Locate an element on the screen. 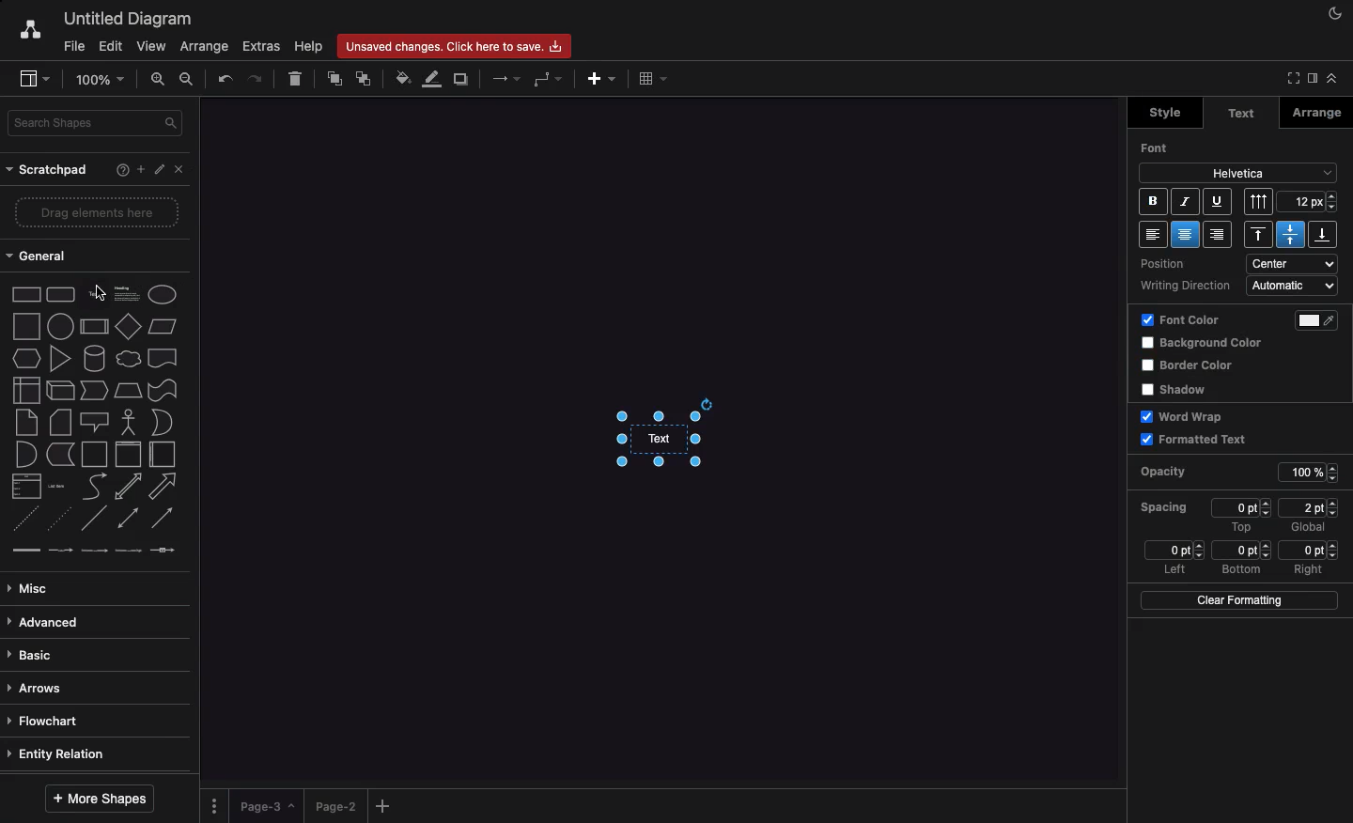 The height and width of the screenshot is (823, 1353). process is located at coordinates (94, 327).